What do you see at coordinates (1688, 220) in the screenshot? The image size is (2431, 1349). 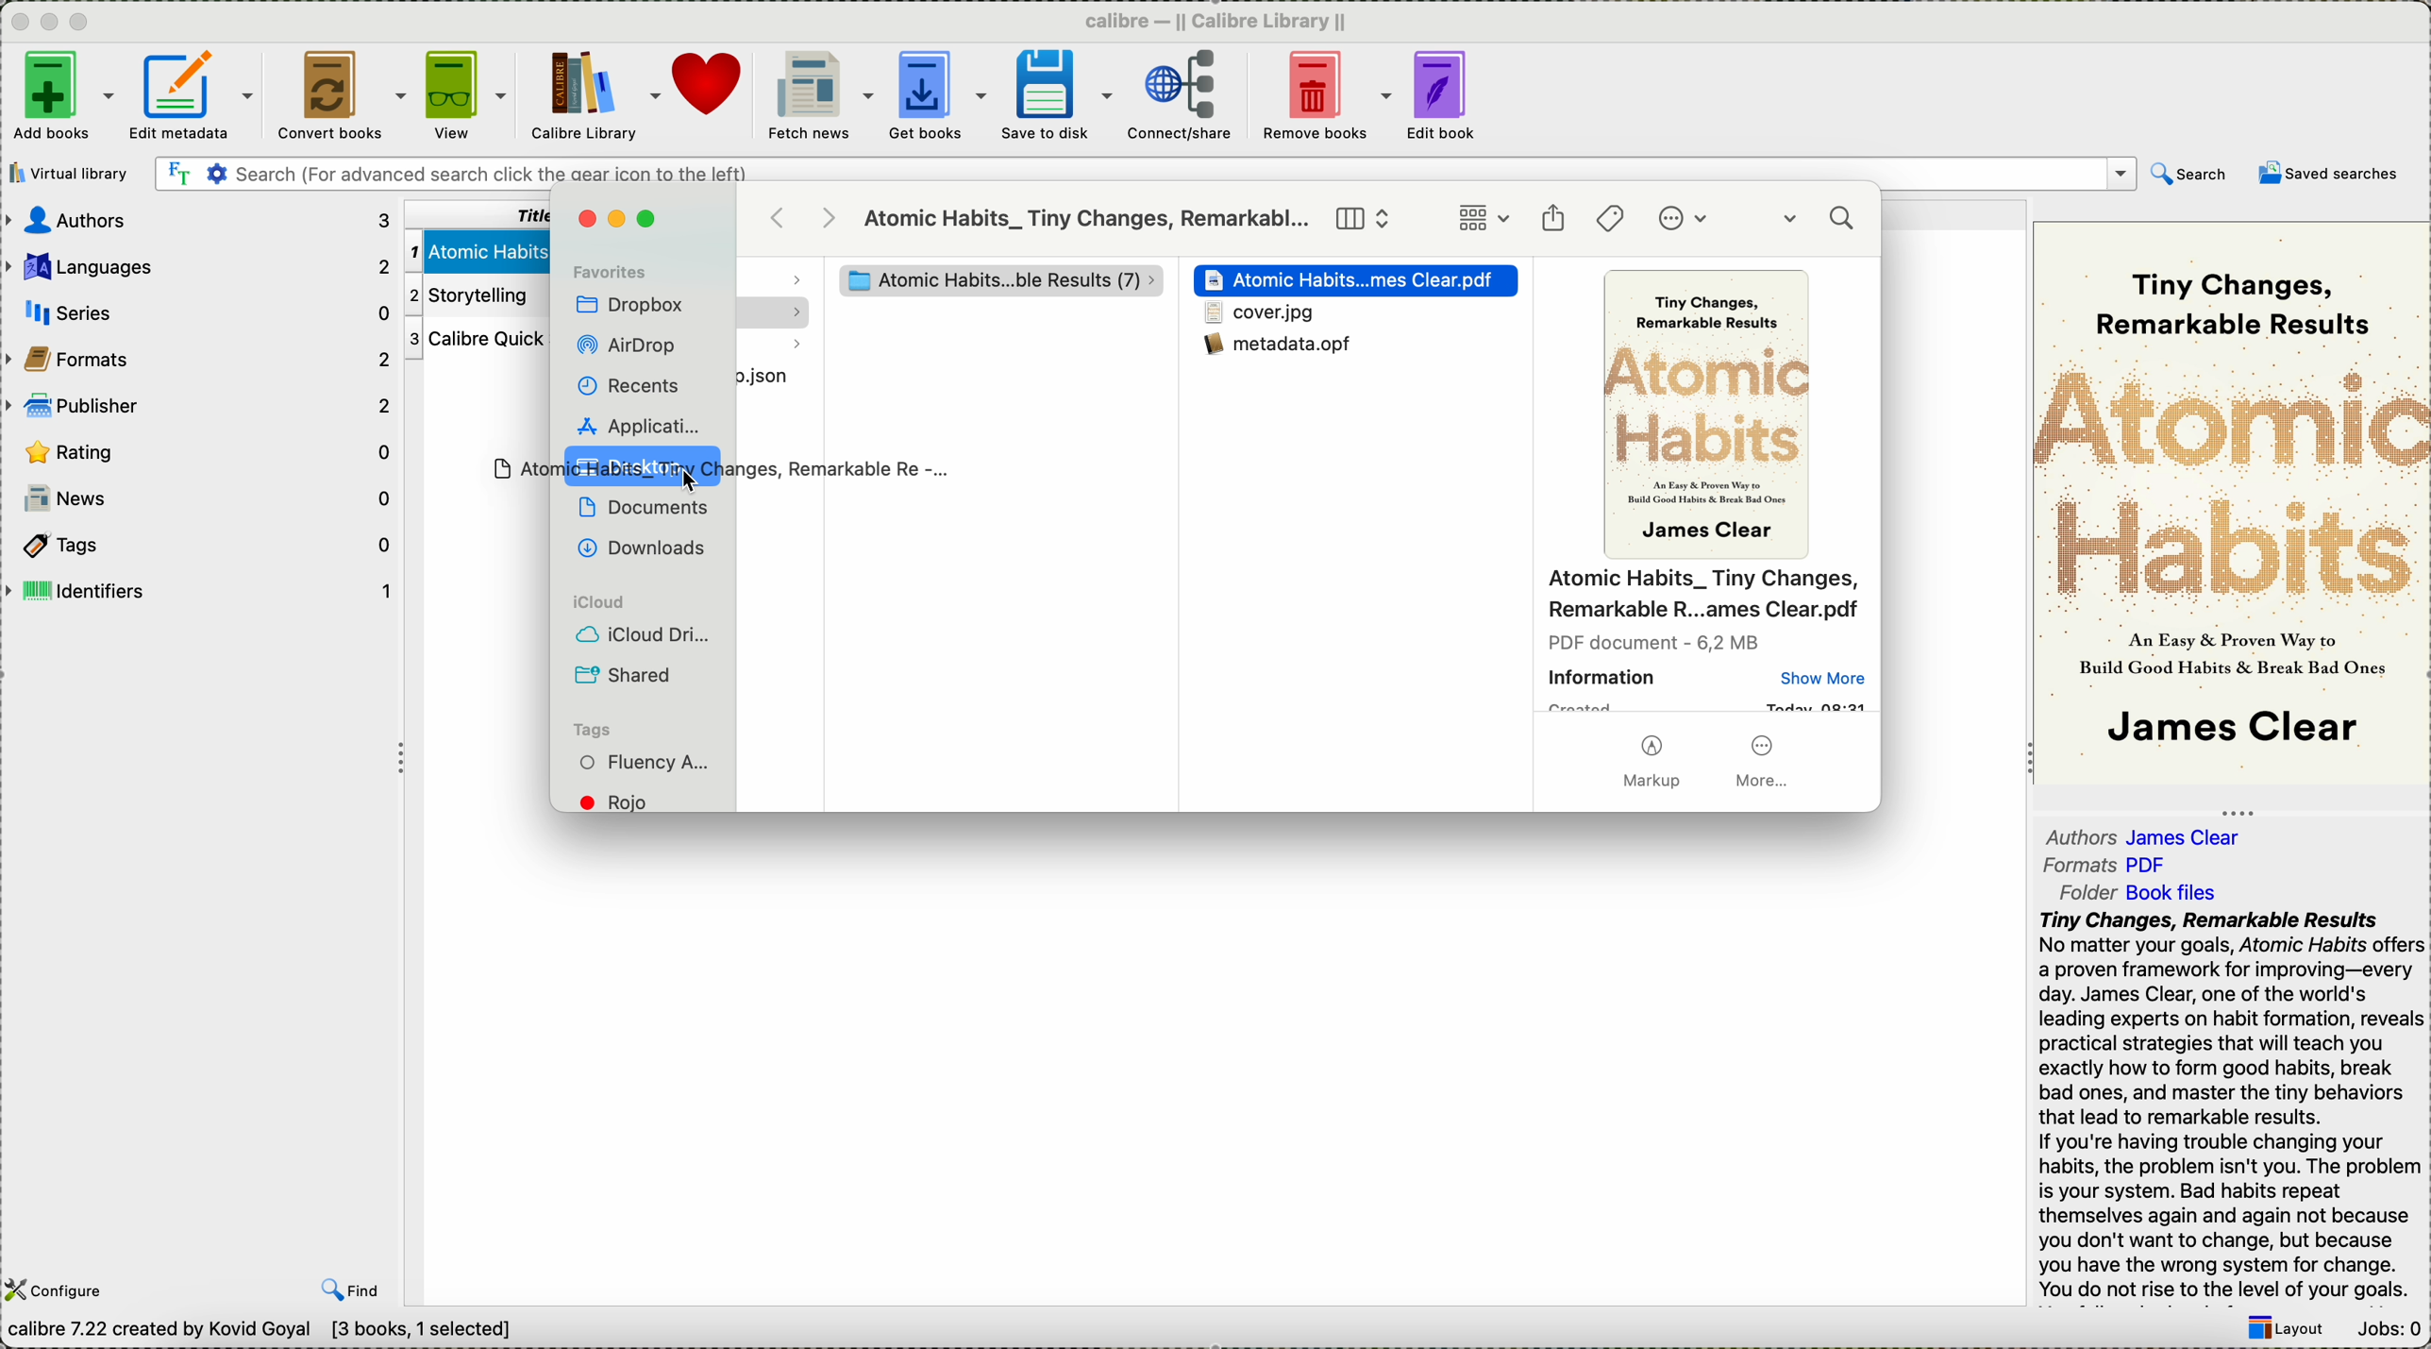 I see `more options` at bounding box center [1688, 220].